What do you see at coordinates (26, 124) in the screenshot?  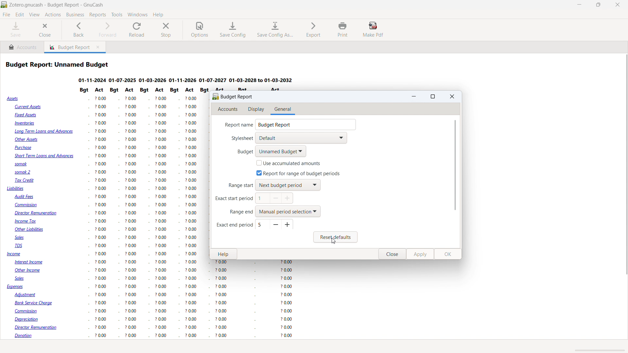 I see `Inventories` at bounding box center [26, 124].